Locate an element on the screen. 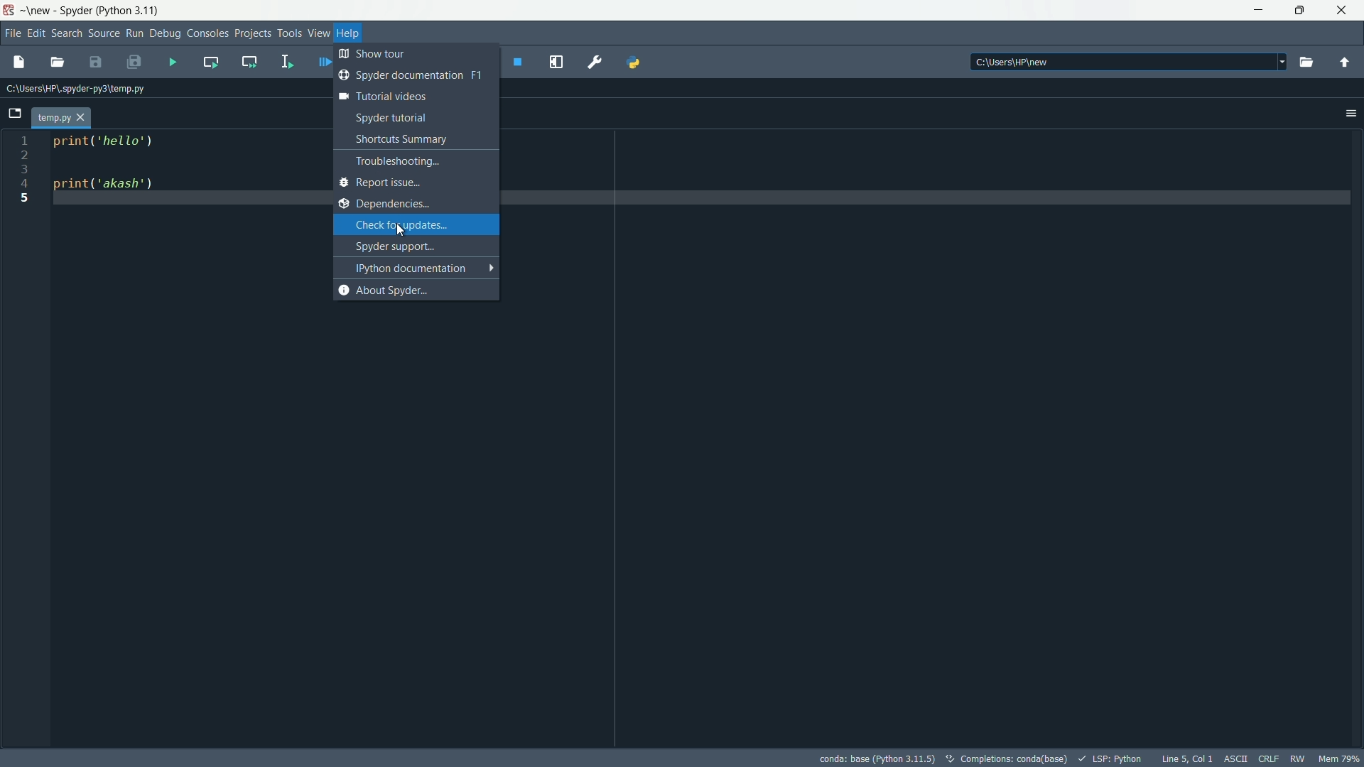 This screenshot has height=767, width=1364. cursoe position is located at coordinates (1185, 758).